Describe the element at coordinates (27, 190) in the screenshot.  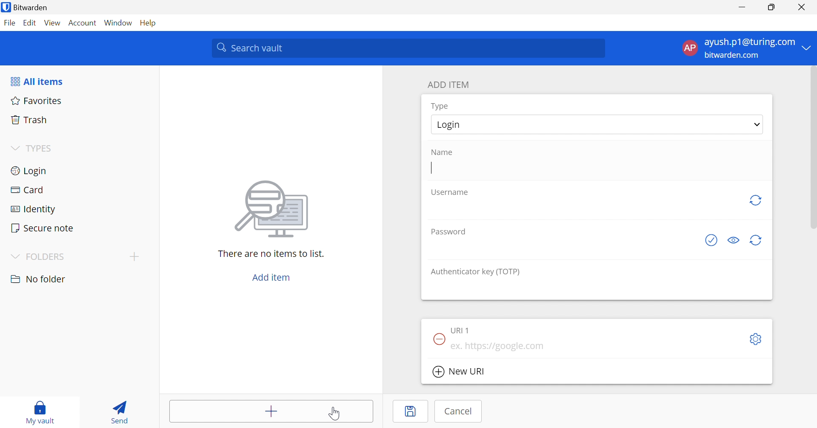
I see `Card` at that location.